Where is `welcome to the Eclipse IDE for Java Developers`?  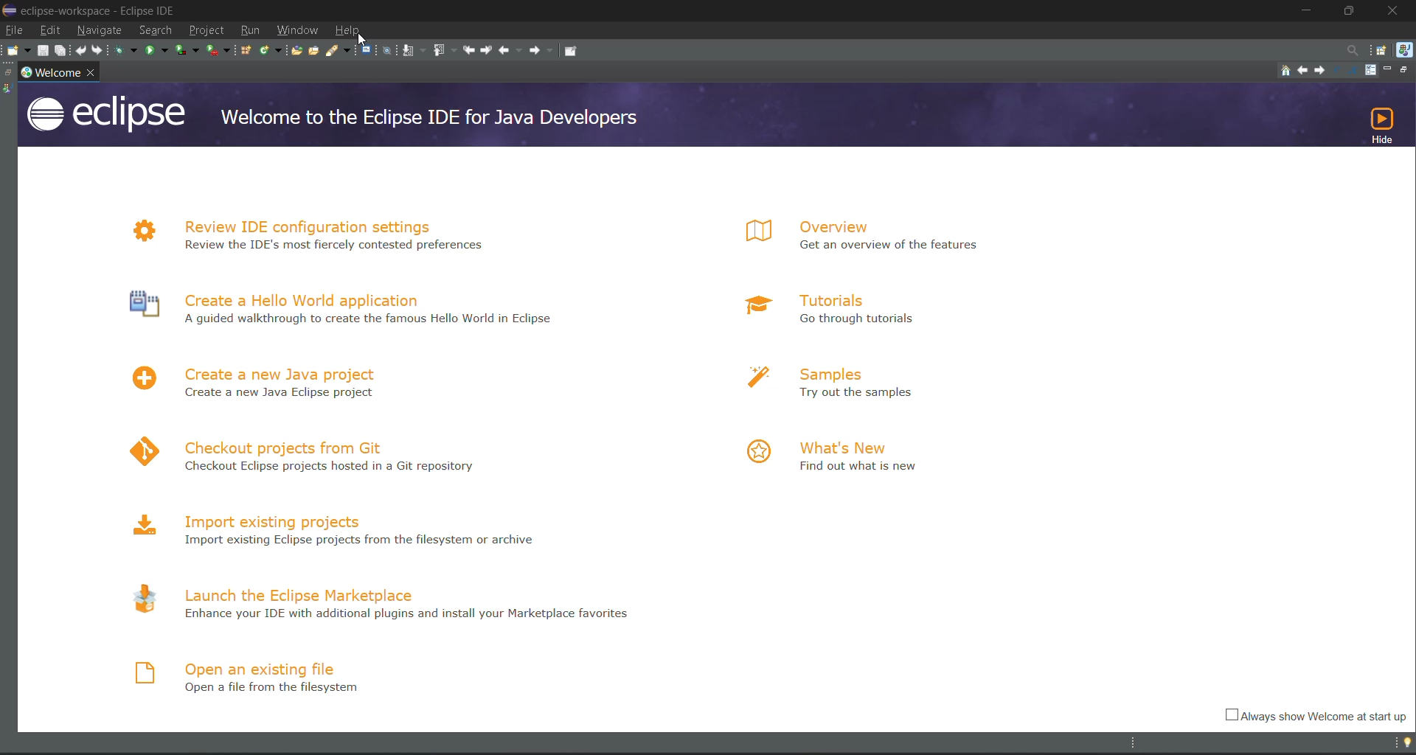
welcome to the Eclipse IDE for Java Developers is located at coordinates (424, 118).